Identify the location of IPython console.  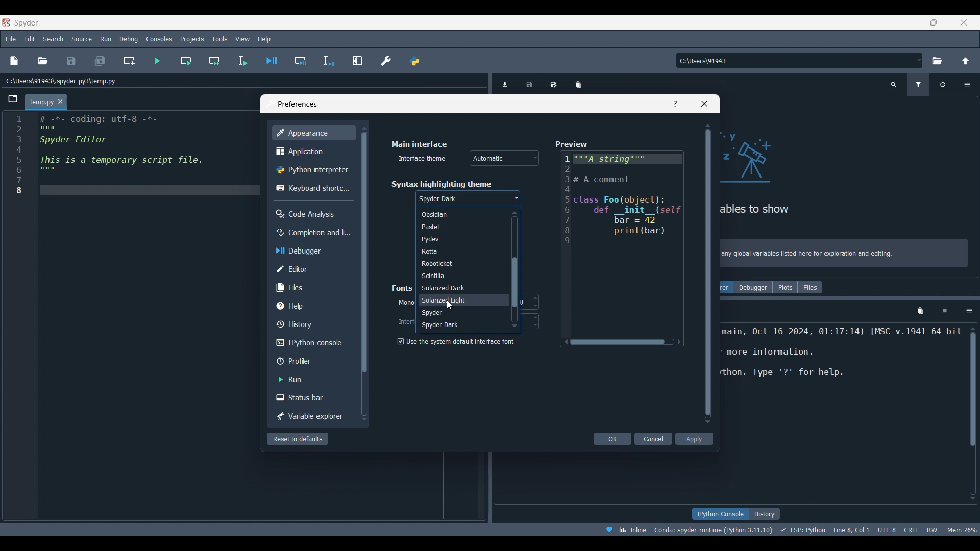
(312, 343).